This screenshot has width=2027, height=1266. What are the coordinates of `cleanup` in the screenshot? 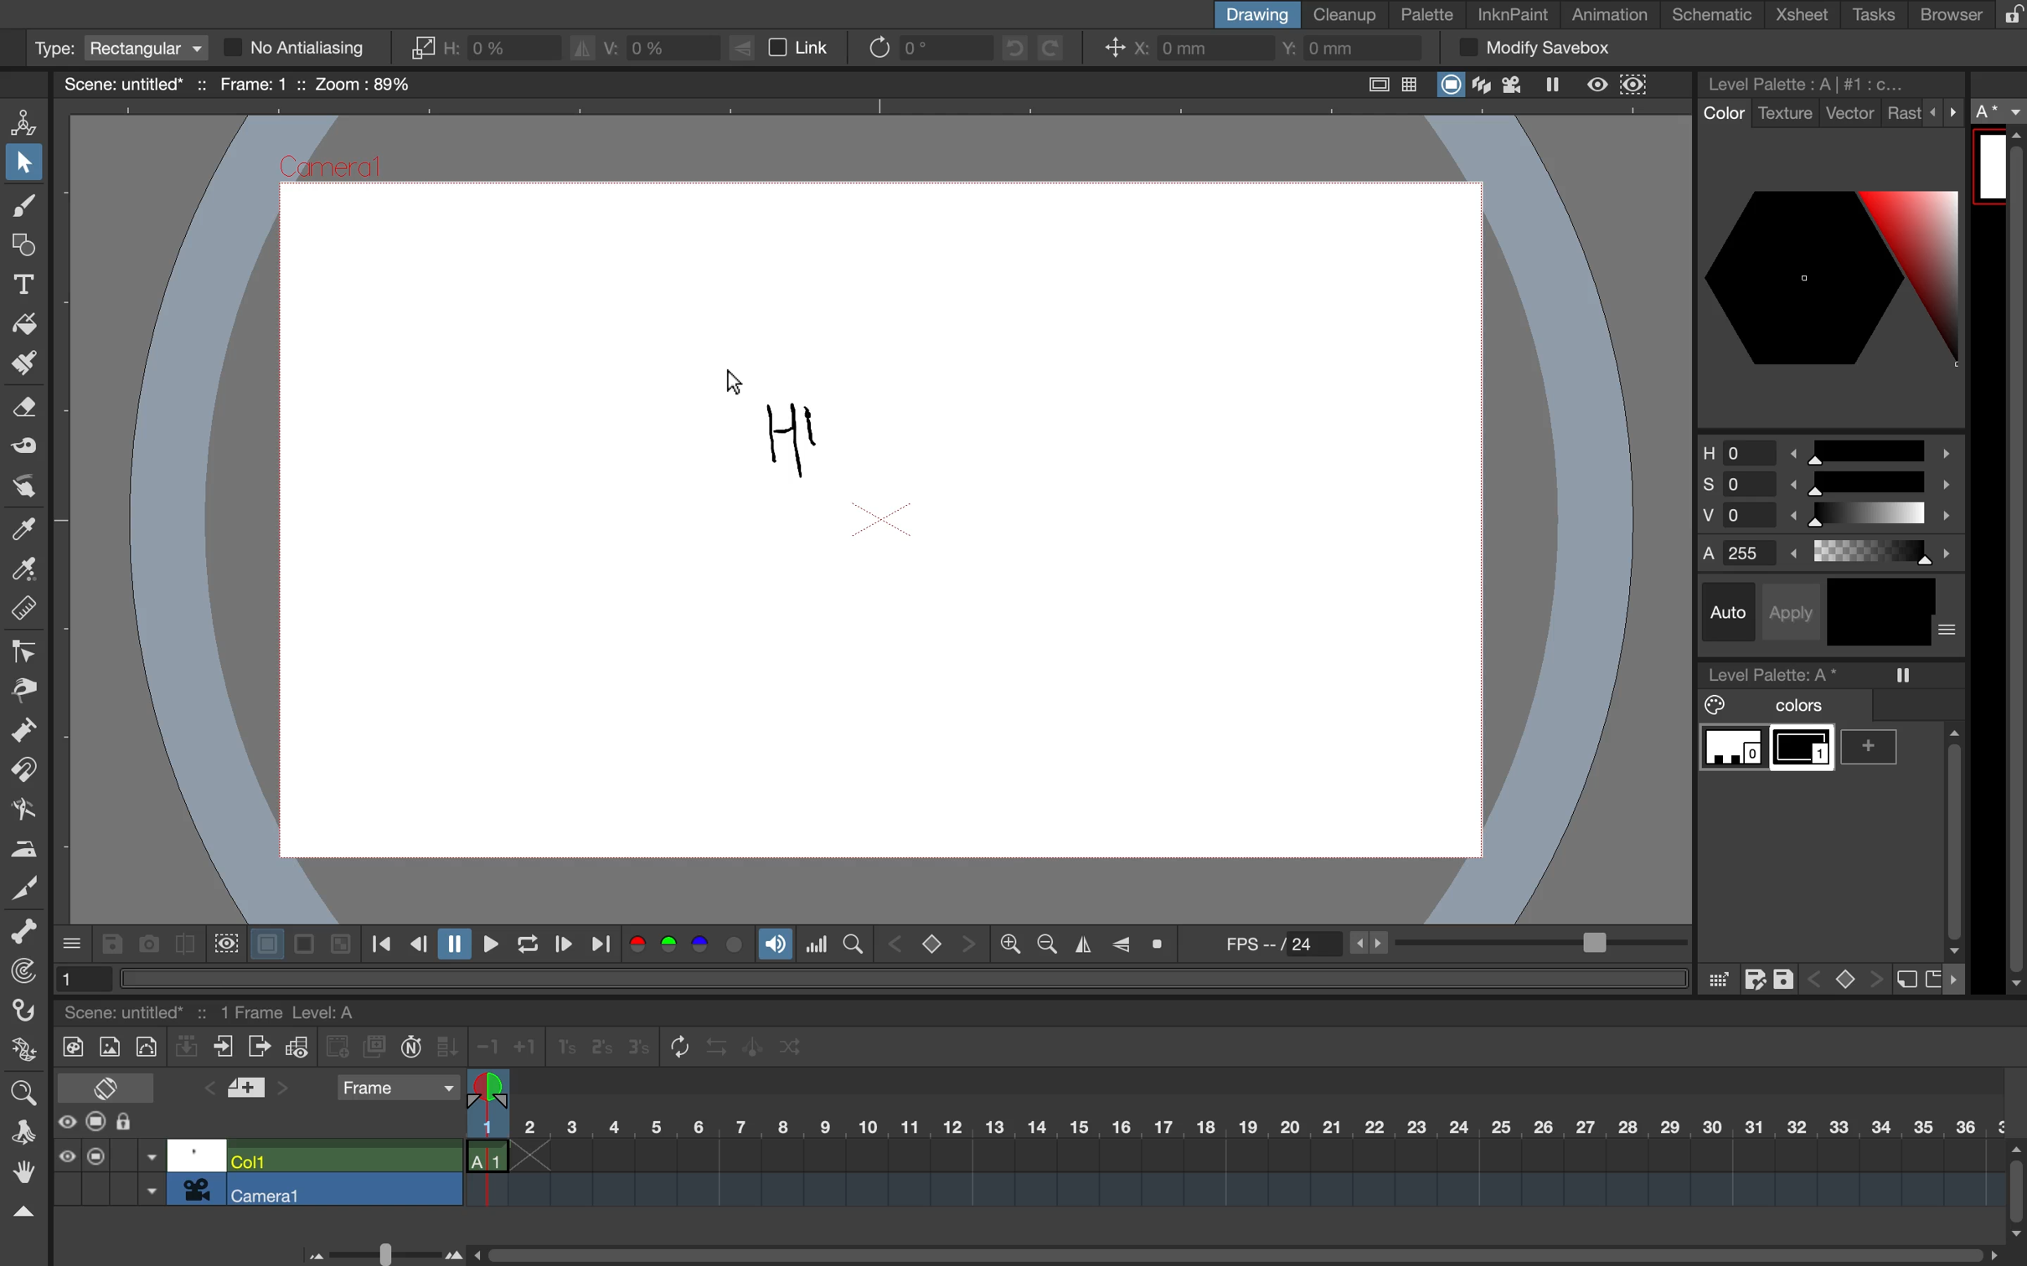 It's located at (1346, 13).